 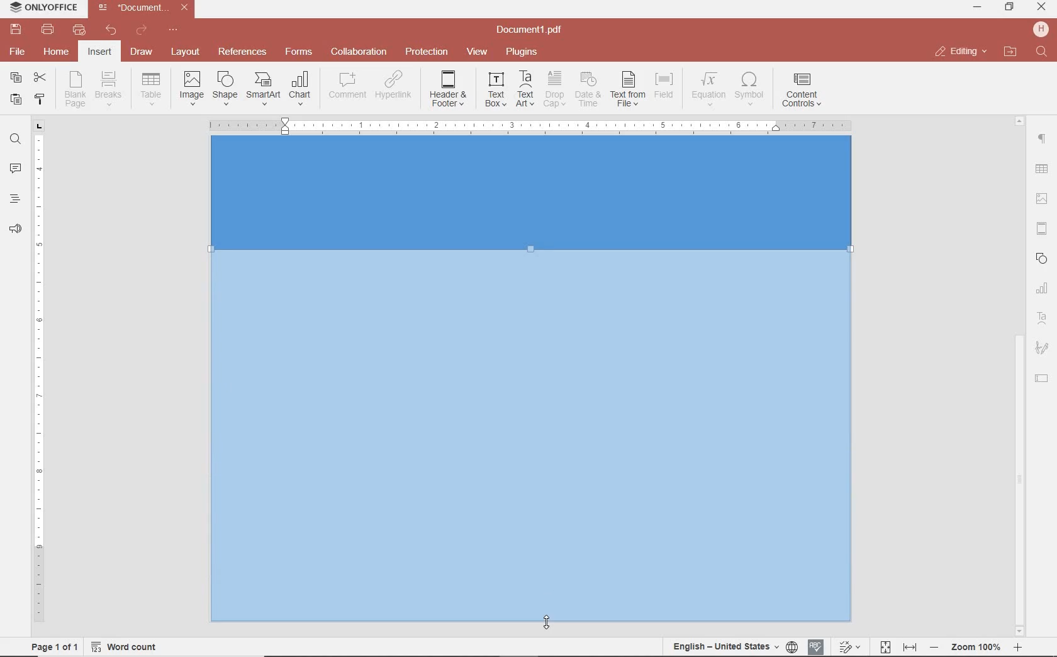 I want to click on quick print, so click(x=78, y=30).